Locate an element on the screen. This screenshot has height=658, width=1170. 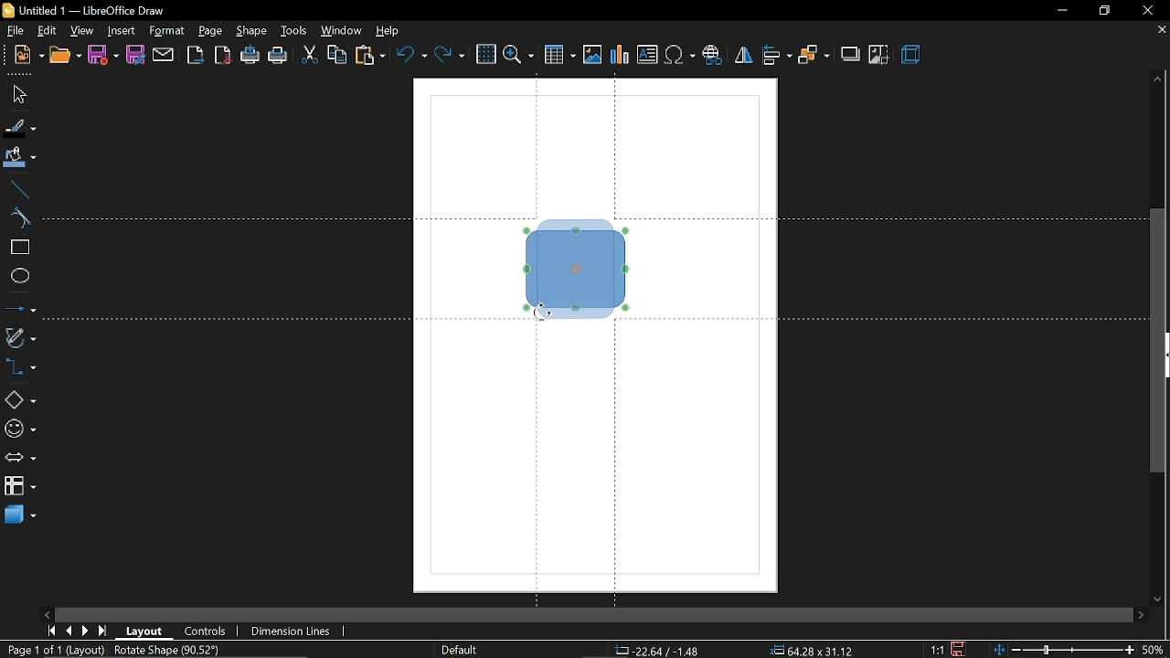
arrows is located at coordinates (19, 457).